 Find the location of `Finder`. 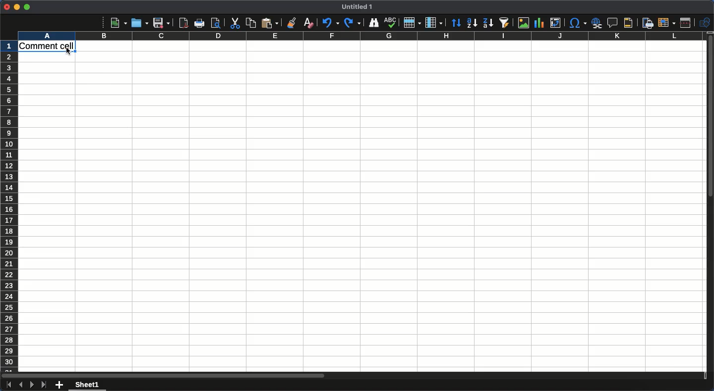

Finder is located at coordinates (374, 22).